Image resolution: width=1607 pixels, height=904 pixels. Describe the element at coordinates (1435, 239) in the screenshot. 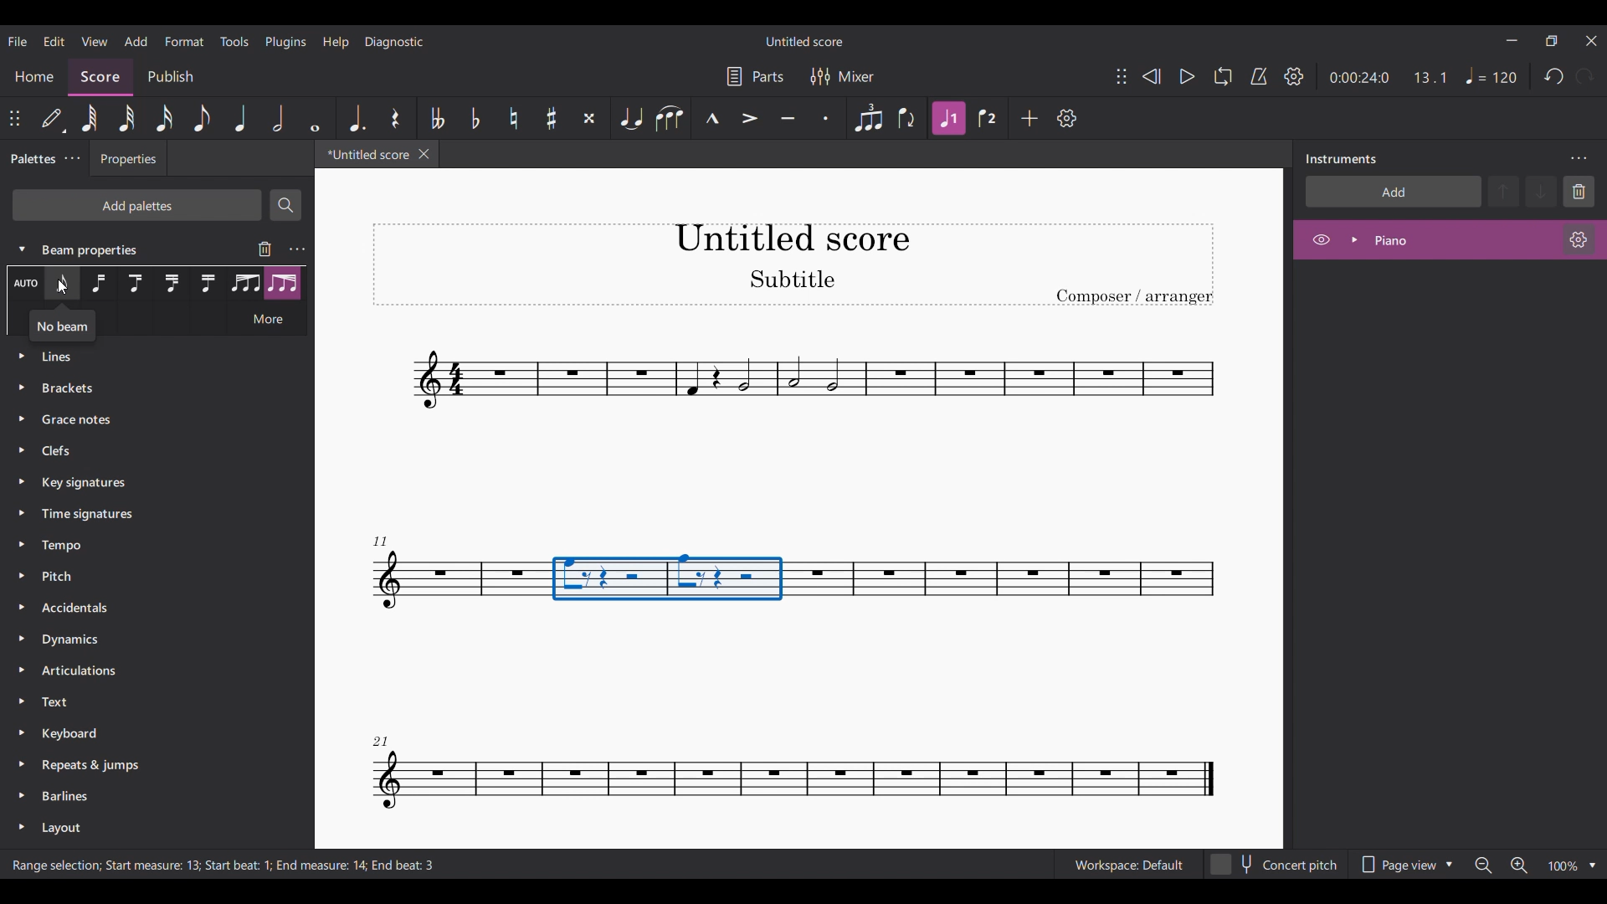

I see `Piano` at that location.